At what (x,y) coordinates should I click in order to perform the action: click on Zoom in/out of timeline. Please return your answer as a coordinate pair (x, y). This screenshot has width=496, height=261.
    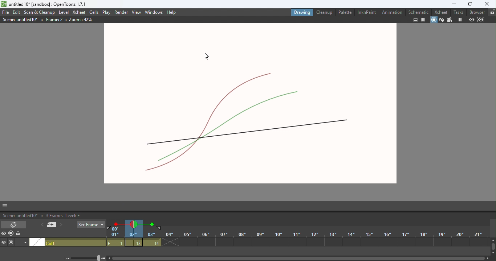
    Looking at the image, I should click on (86, 258).